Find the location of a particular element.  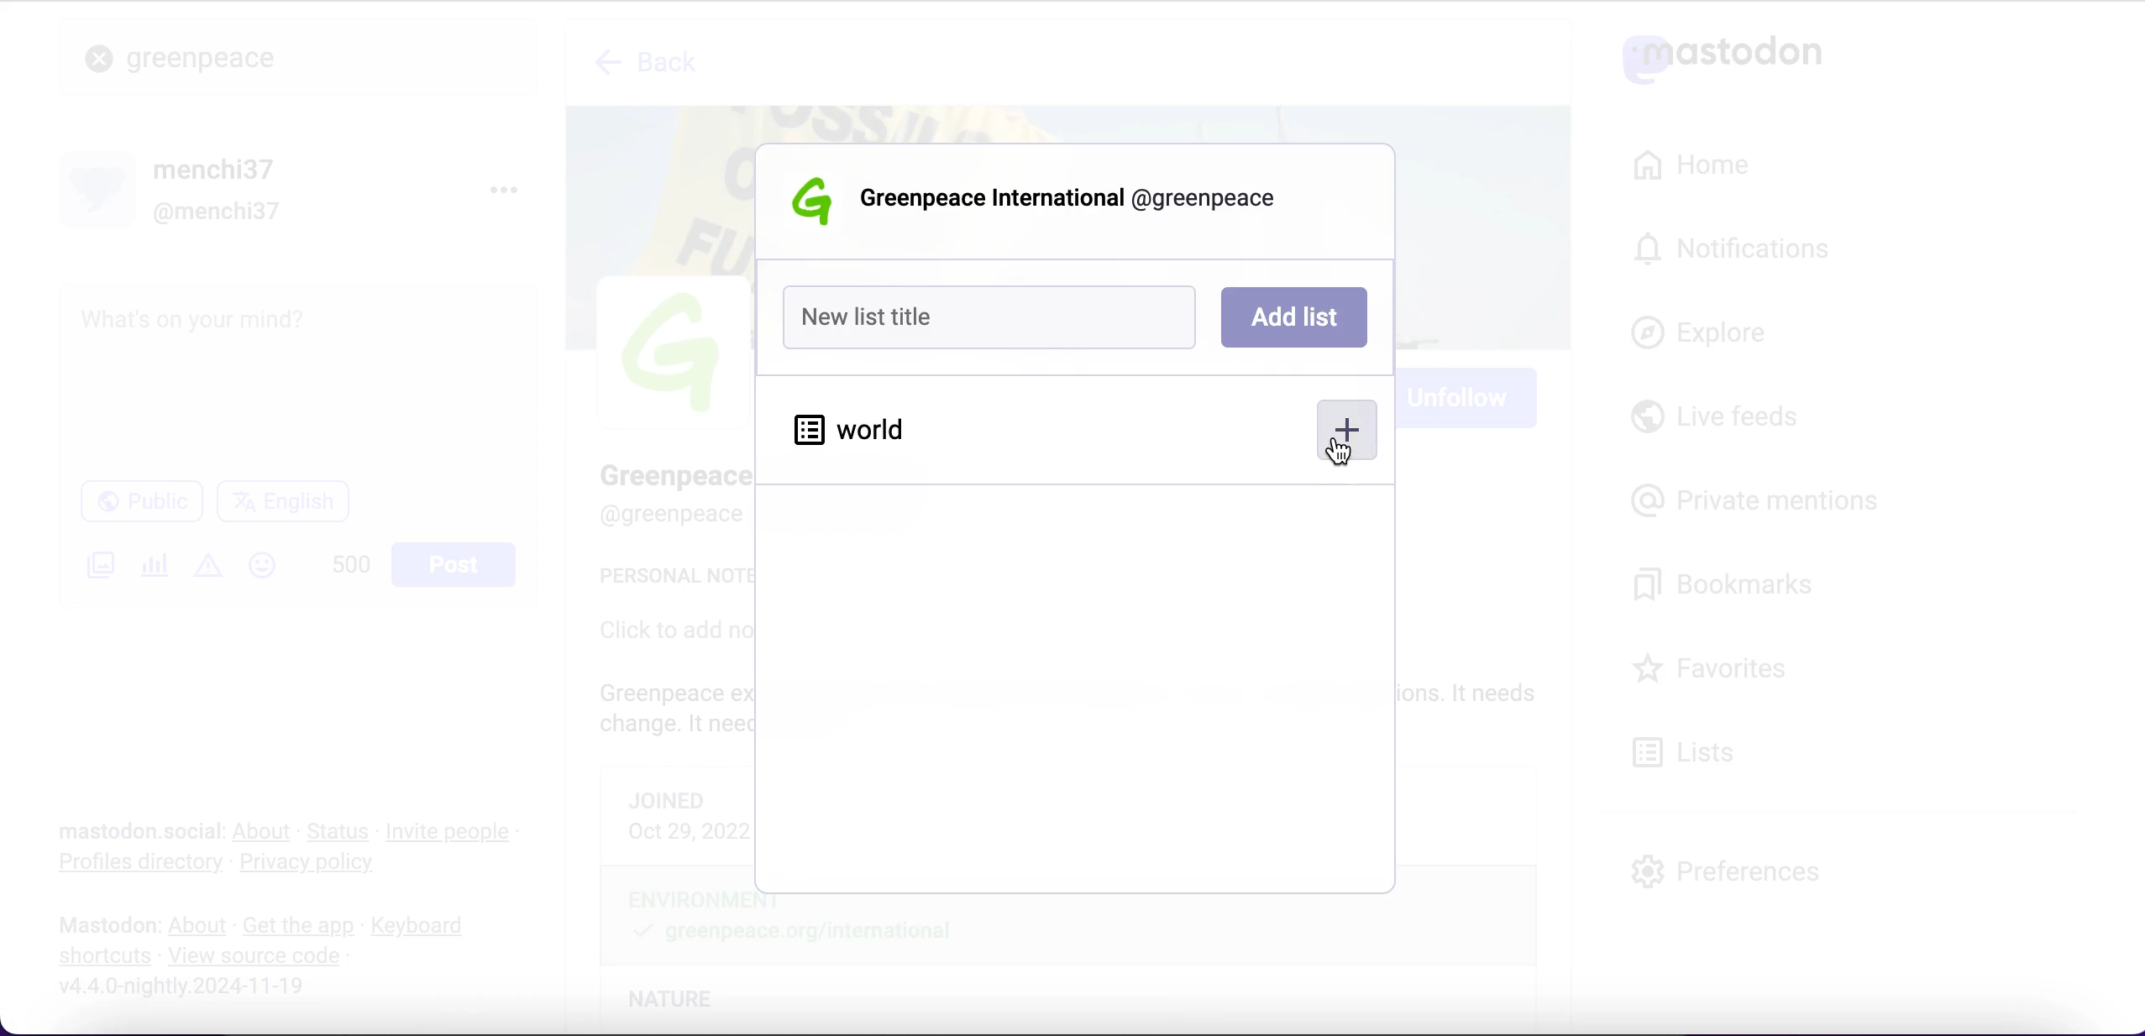

user name is located at coordinates (175, 189).